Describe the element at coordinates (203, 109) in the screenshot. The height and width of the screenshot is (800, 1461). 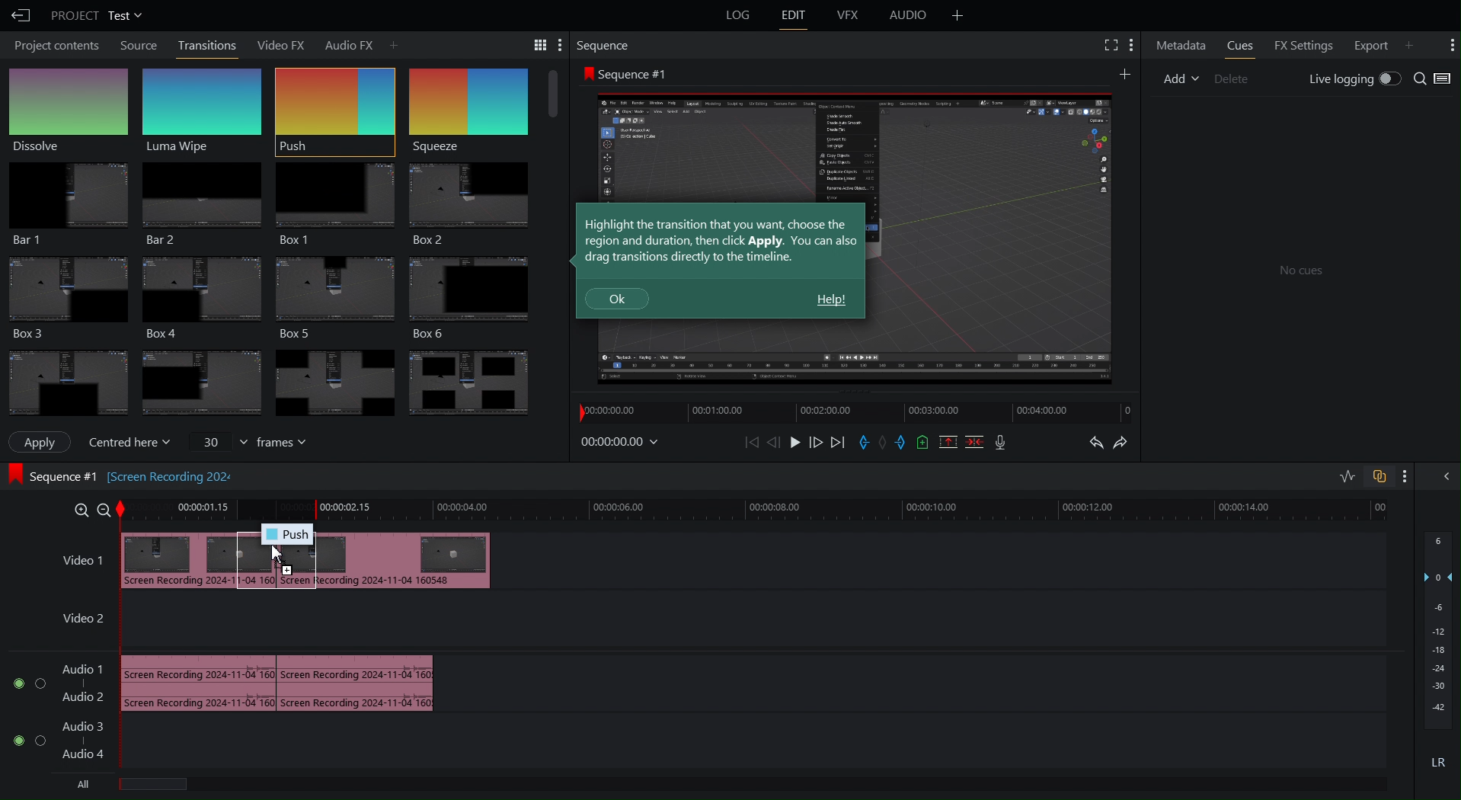
I see `Luma Wipe` at that location.